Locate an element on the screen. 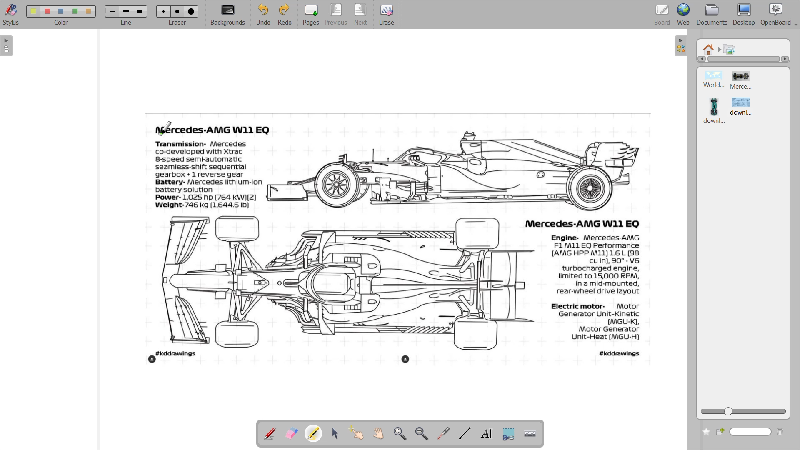  line 1 is located at coordinates (112, 11).